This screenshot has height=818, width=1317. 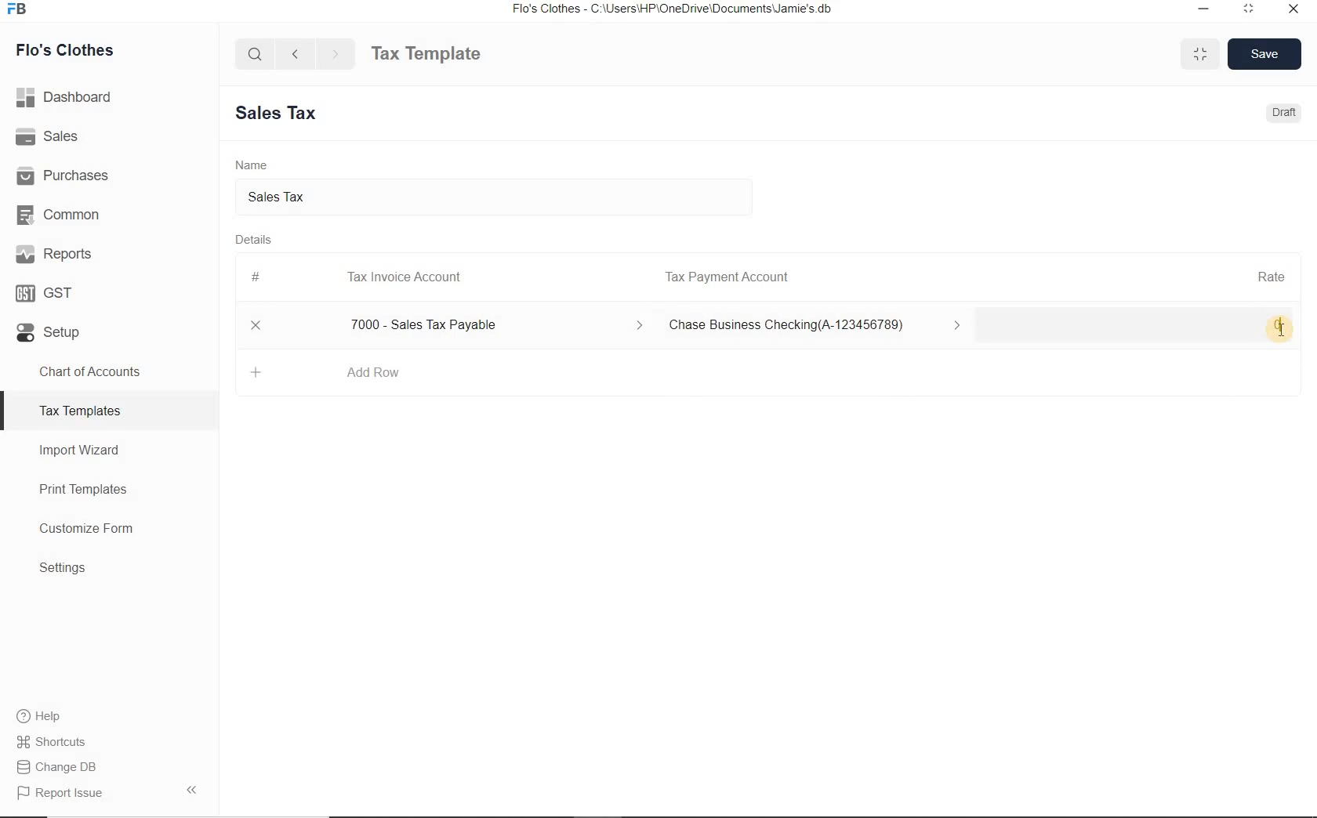 What do you see at coordinates (1143, 326) in the screenshot?
I see `0` at bounding box center [1143, 326].